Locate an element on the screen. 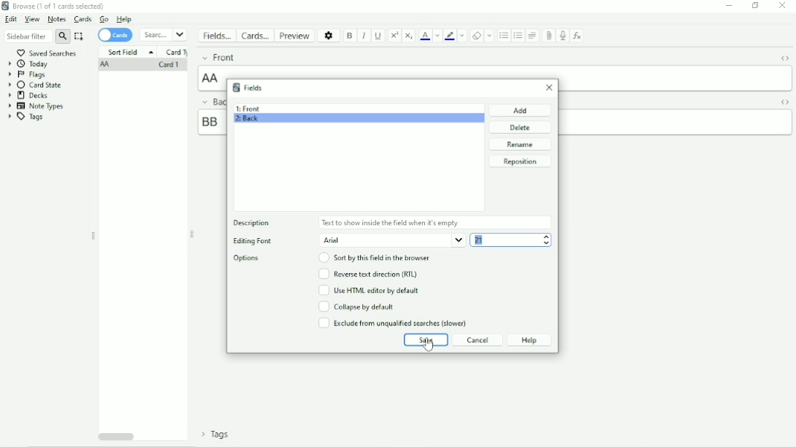 The image size is (796, 447). Select is located at coordinates (79, 36).